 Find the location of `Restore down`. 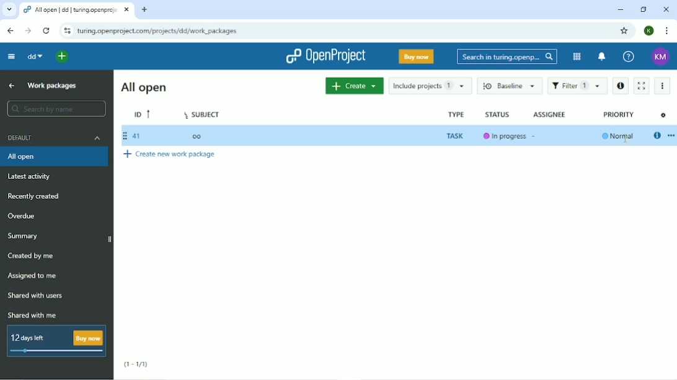

Restore down is located at coordinates (644, 10).